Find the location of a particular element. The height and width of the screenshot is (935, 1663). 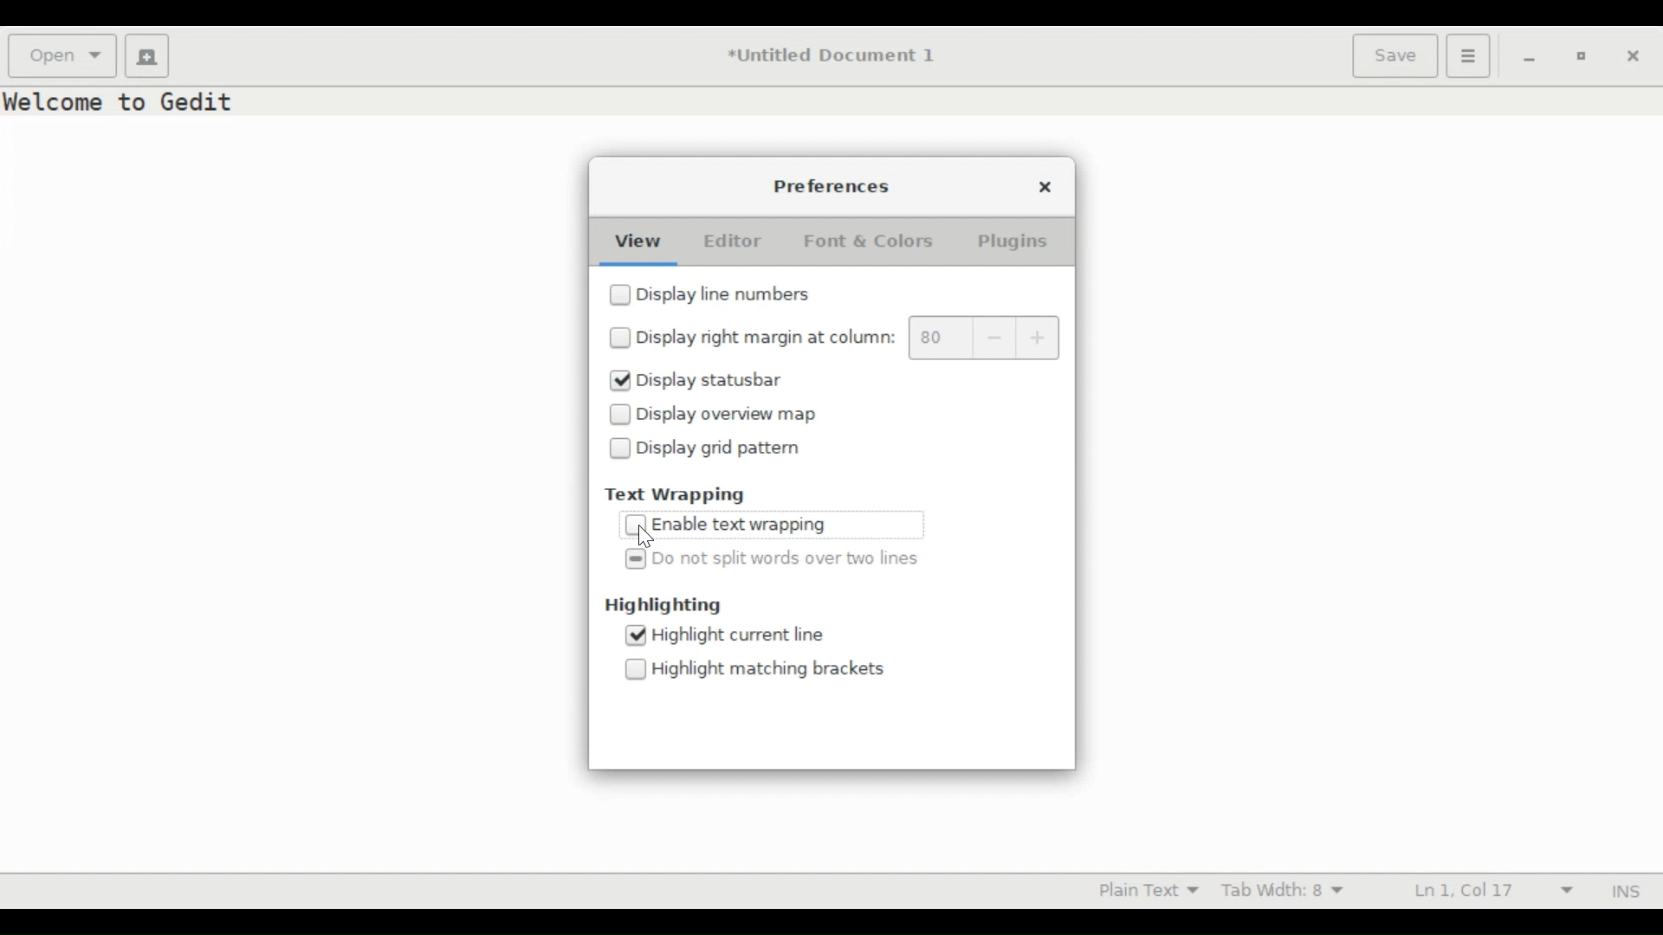

unchecked checkbox is located at coordinates (637, 526).